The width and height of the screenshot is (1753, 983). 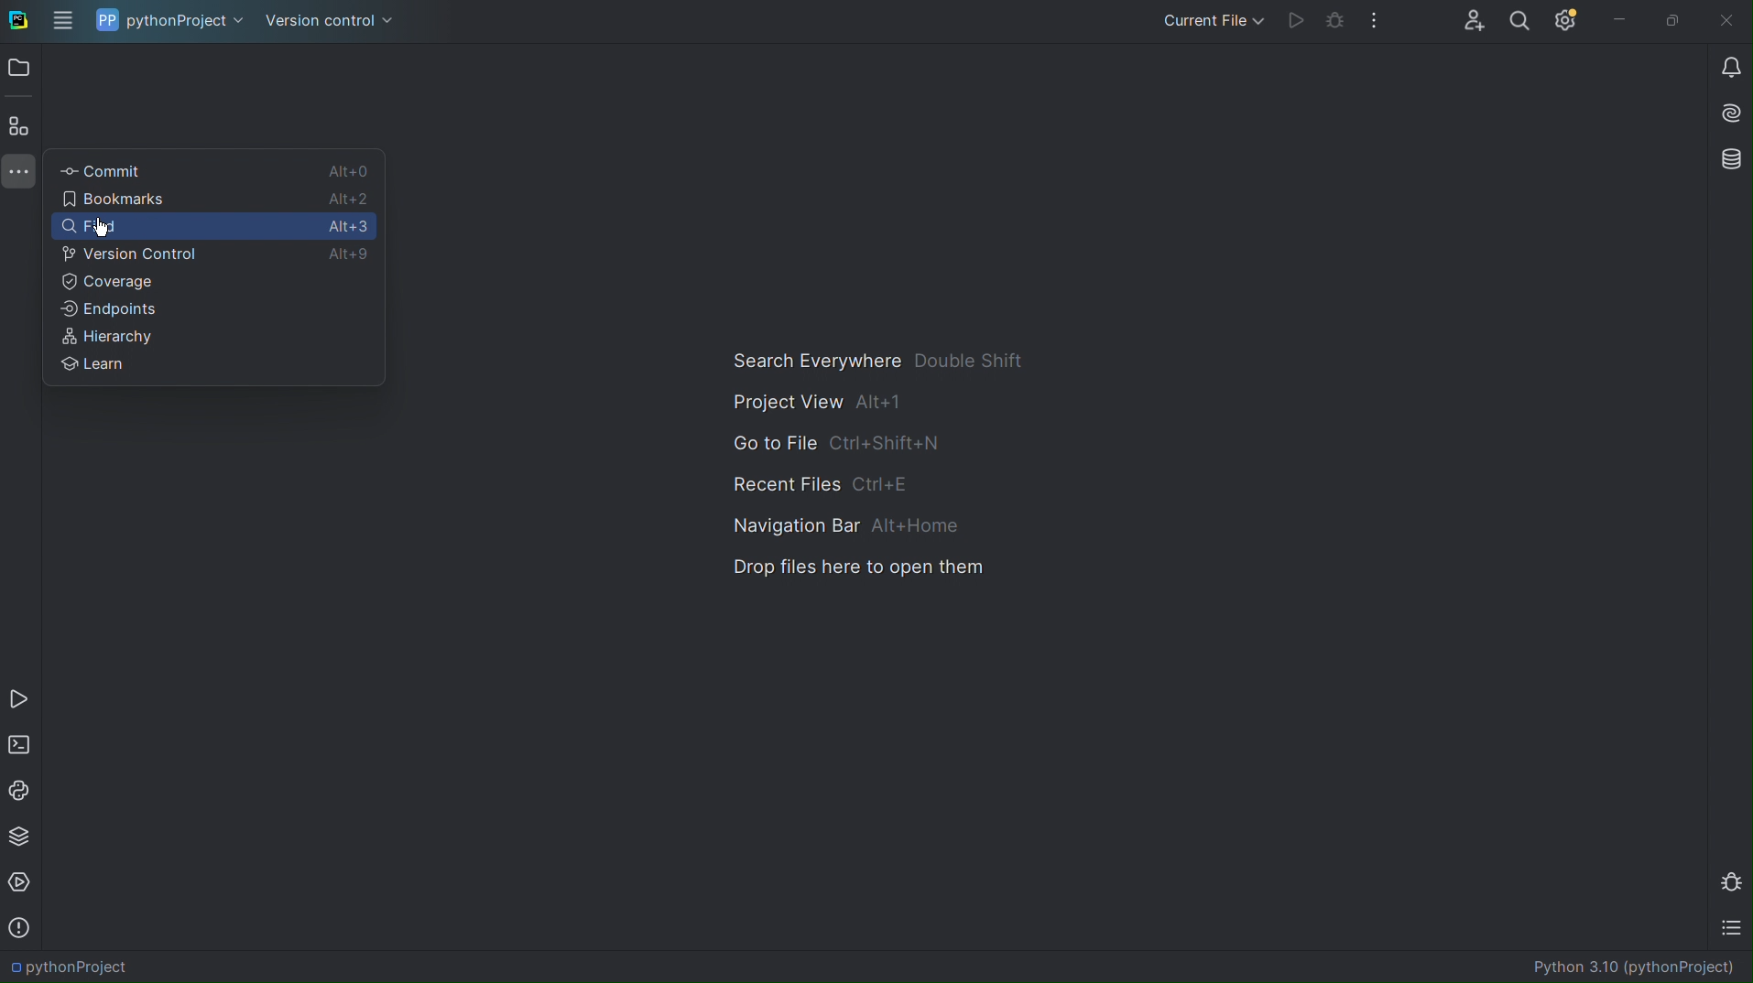 I want to click on pythonProject, so click(x=170, y=19).